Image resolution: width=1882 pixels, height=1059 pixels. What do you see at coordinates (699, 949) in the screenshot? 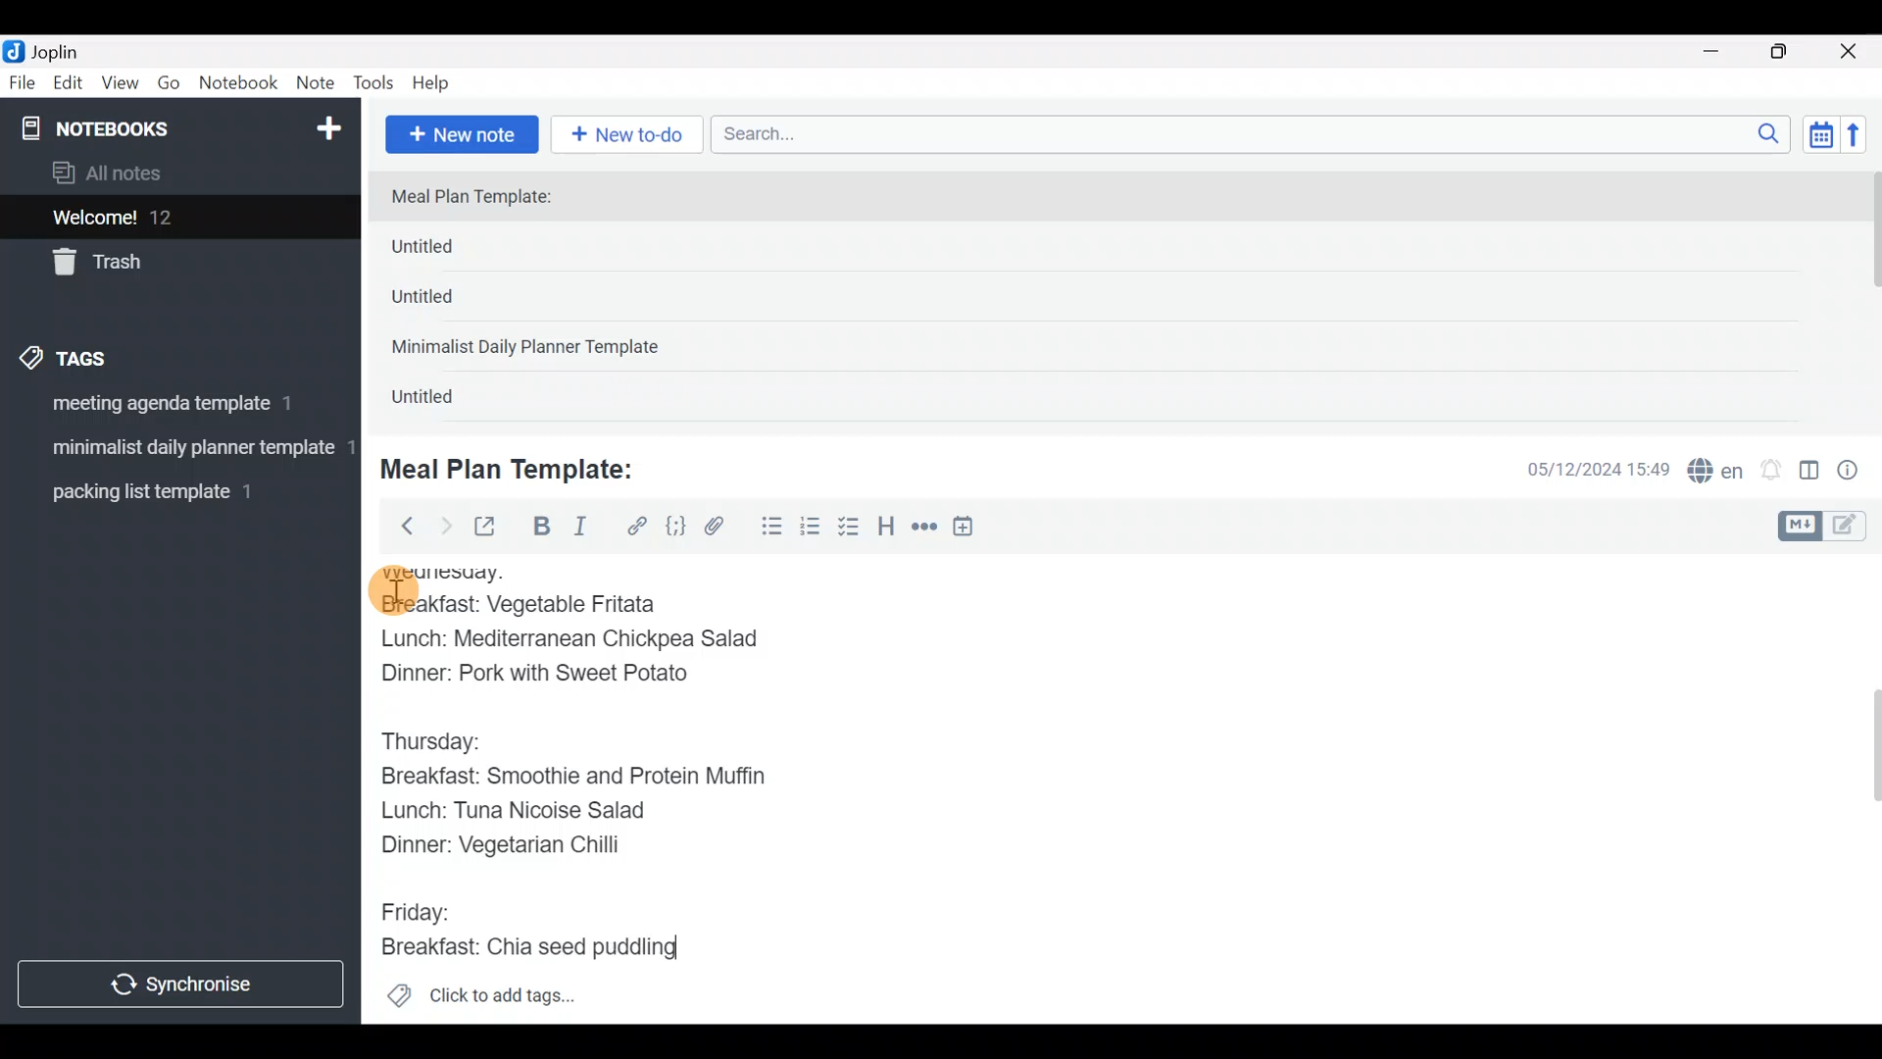
I see `text Cursor` at bounding box center [699, 949].